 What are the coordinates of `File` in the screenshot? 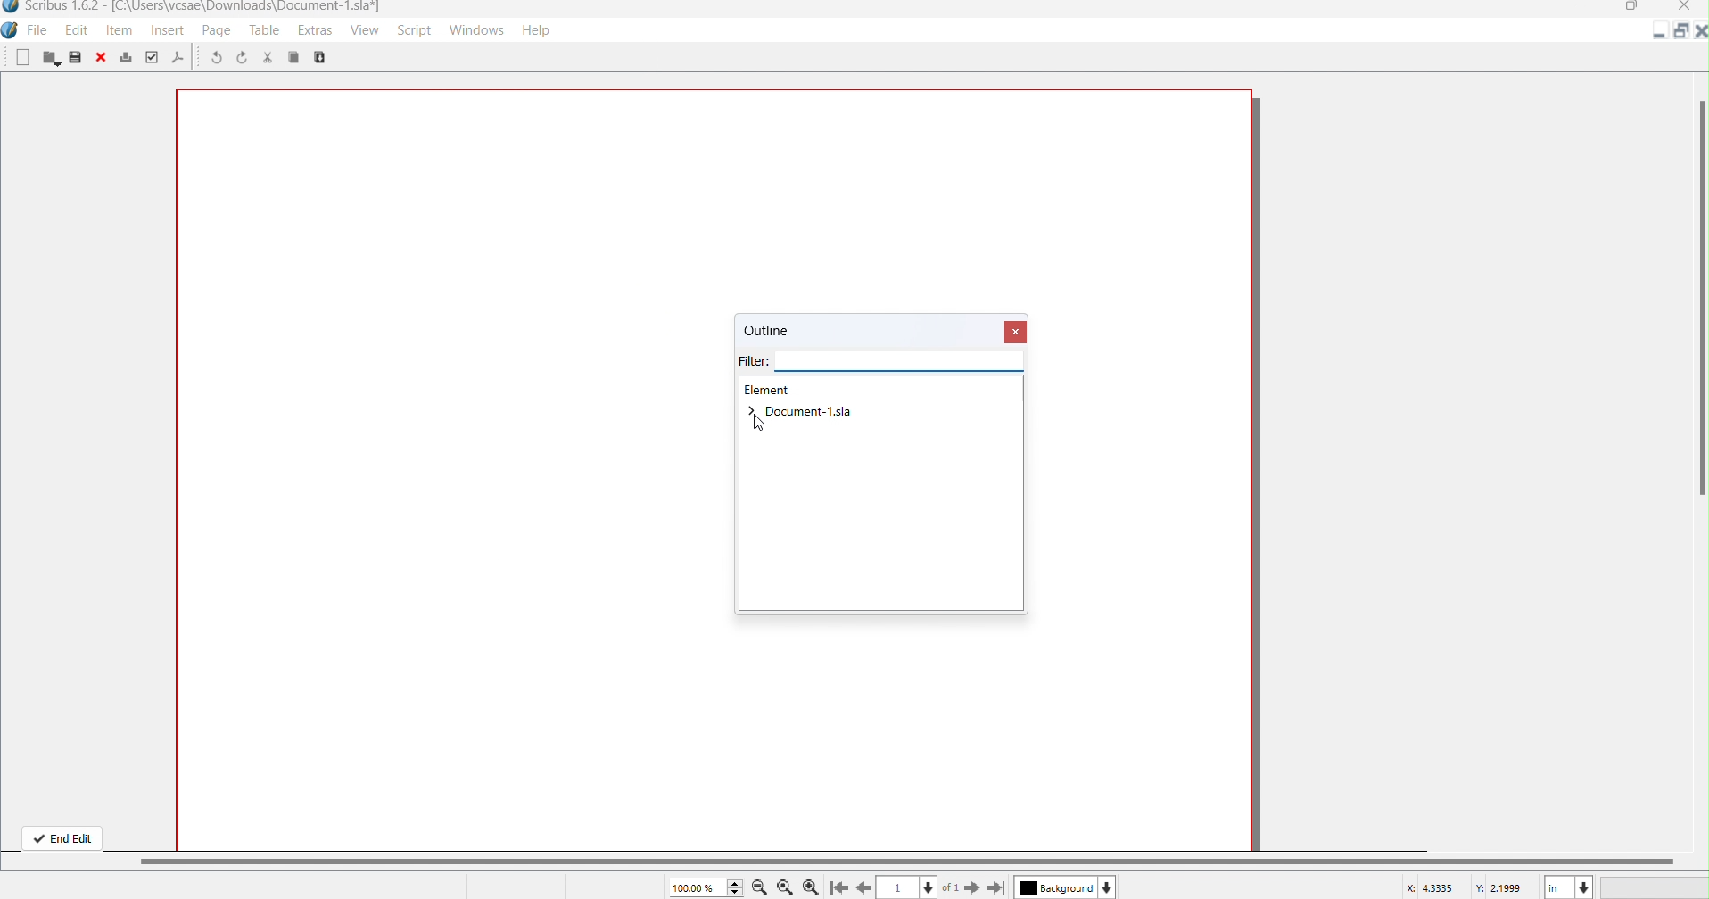 It's located at (39, 31).